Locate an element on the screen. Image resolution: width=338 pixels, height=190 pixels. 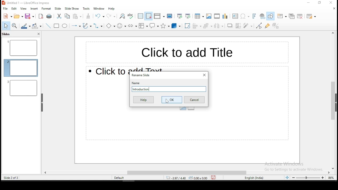
cut is located at coordinates (59, 16).